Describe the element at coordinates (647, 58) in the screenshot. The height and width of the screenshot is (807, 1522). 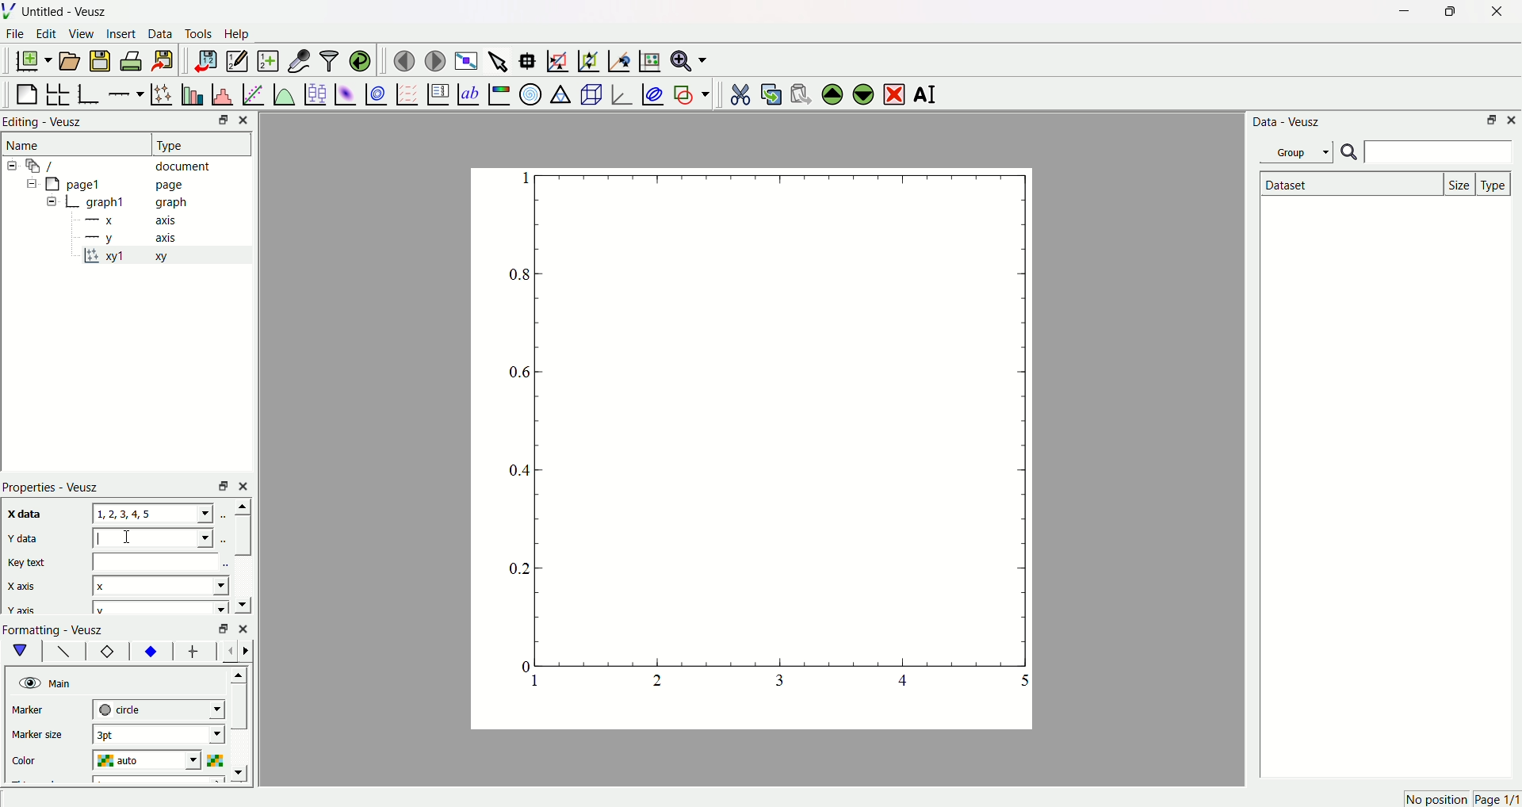
I see `reset the graph axes` at that location.